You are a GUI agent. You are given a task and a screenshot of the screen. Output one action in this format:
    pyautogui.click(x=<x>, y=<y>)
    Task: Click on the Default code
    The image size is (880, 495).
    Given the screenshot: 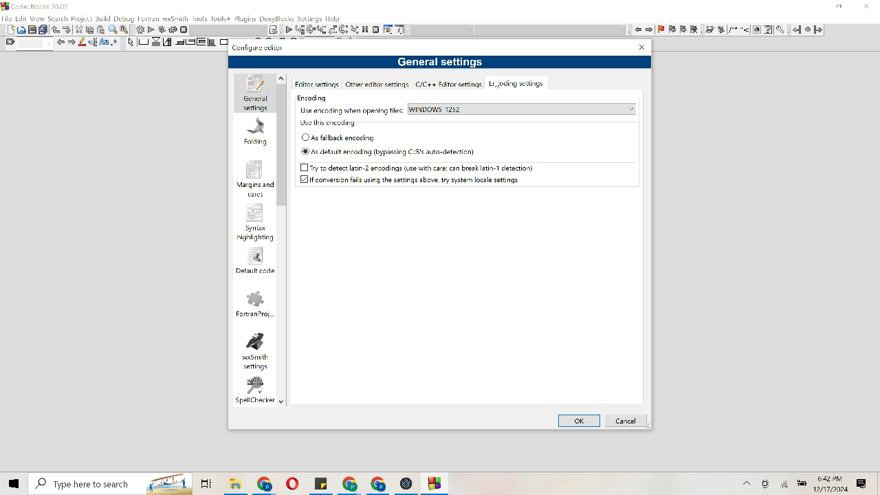 What is the action you would take?
    pyautogui.click(x=254, y=259)
    